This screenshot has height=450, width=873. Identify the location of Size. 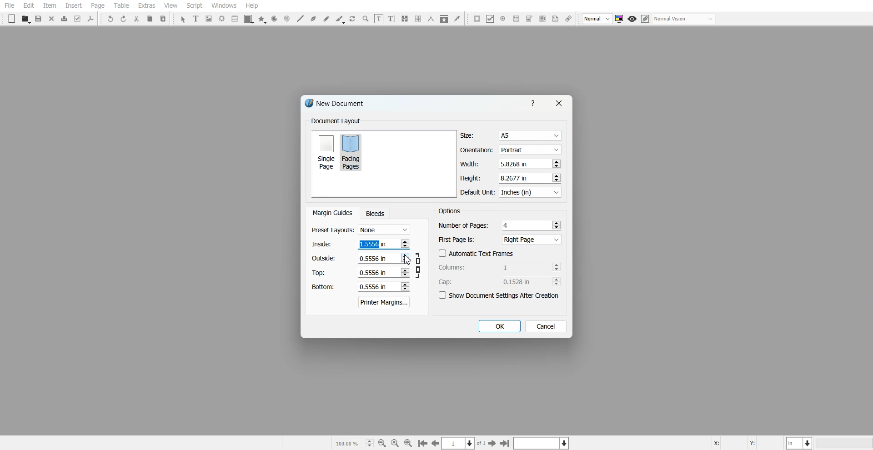
(511, 135).